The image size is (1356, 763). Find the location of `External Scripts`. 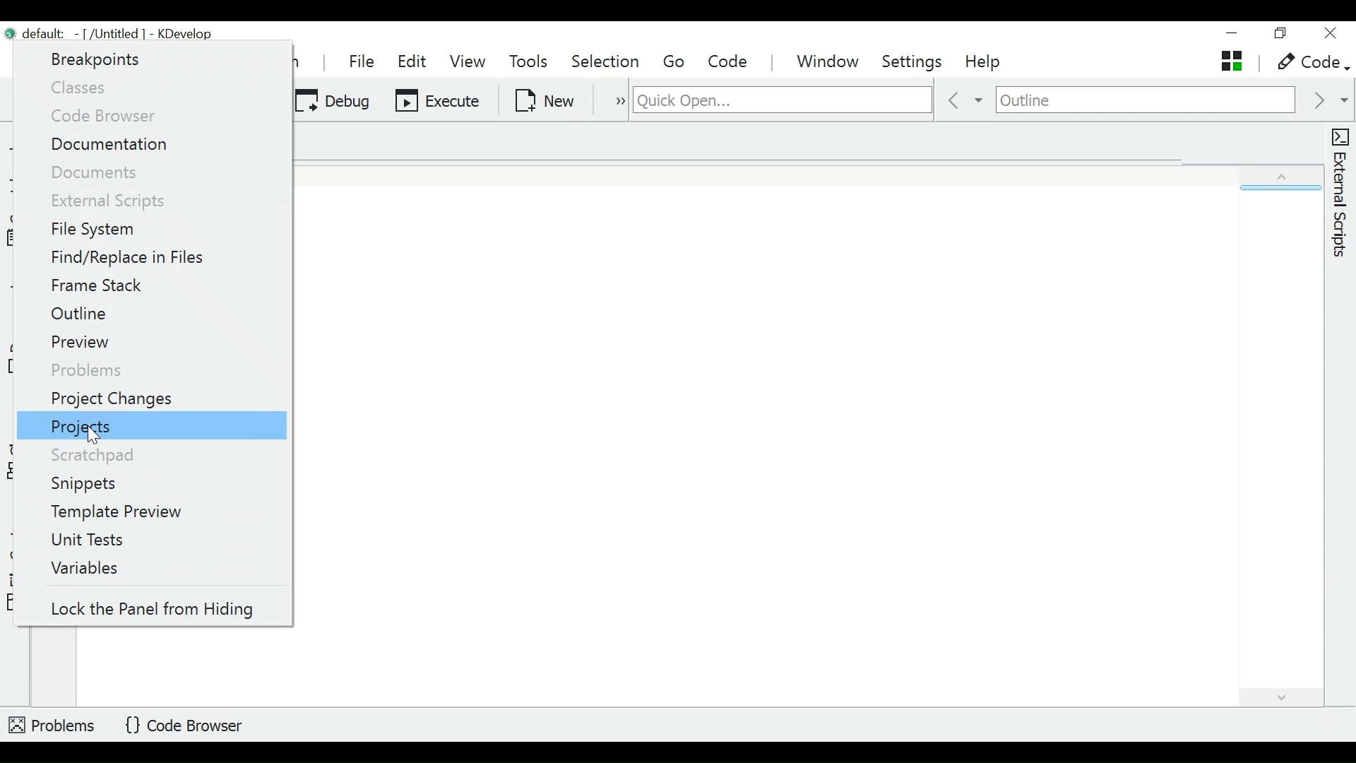

External Scripts is located at coordinates (1340, 194).